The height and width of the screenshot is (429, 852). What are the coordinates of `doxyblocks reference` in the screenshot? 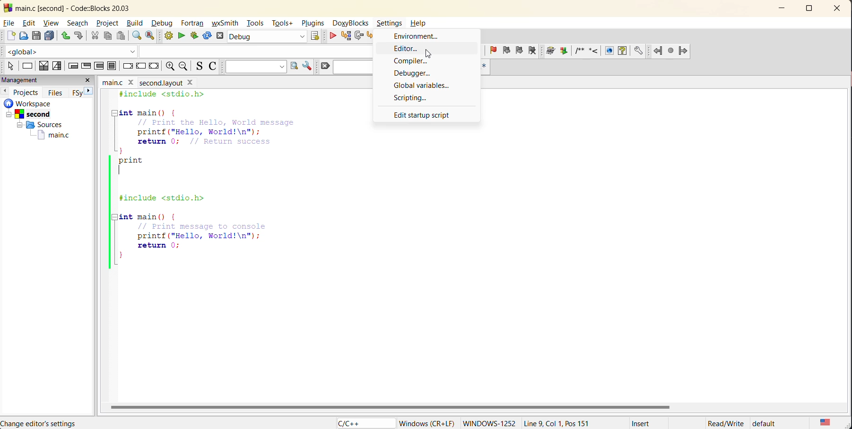 It's located at (597, 52).